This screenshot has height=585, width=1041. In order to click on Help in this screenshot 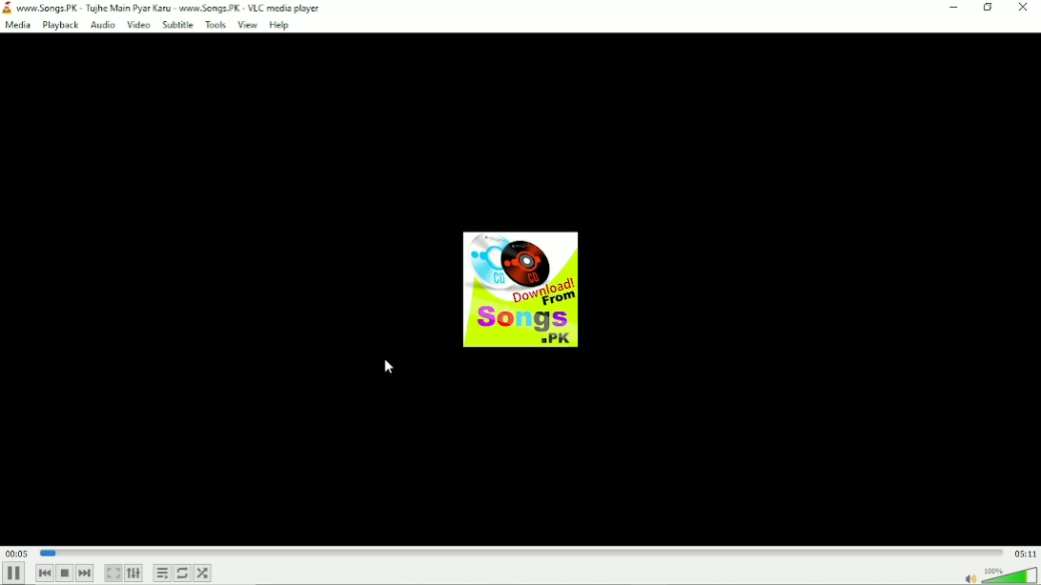, I will do `click(278, 25)`.